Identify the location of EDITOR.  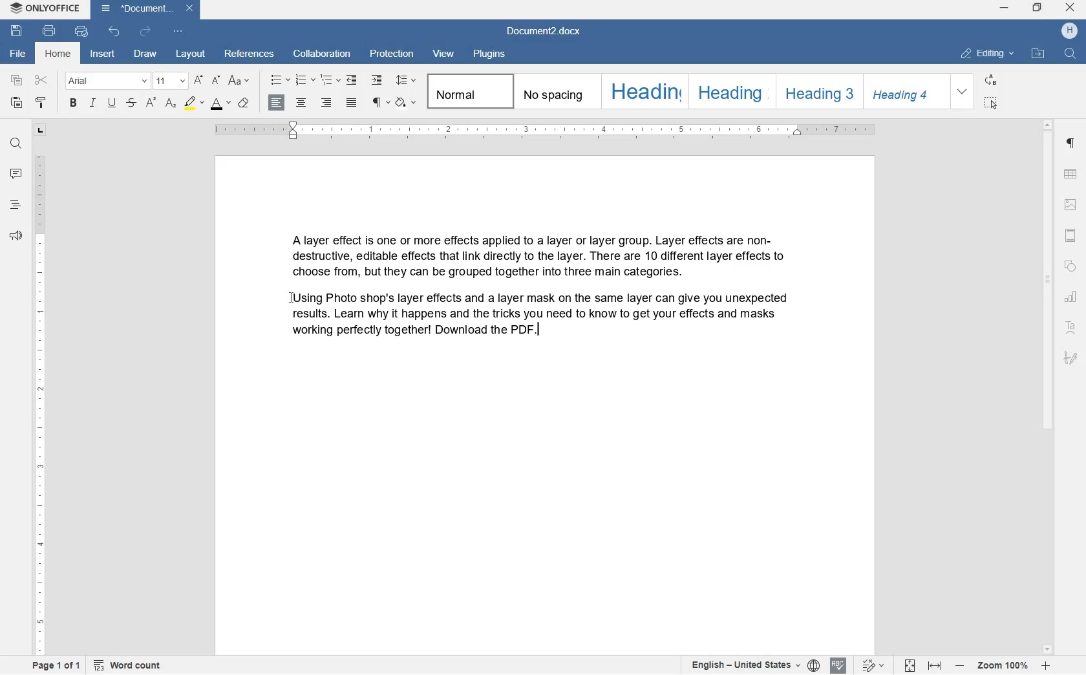
(540, 328).